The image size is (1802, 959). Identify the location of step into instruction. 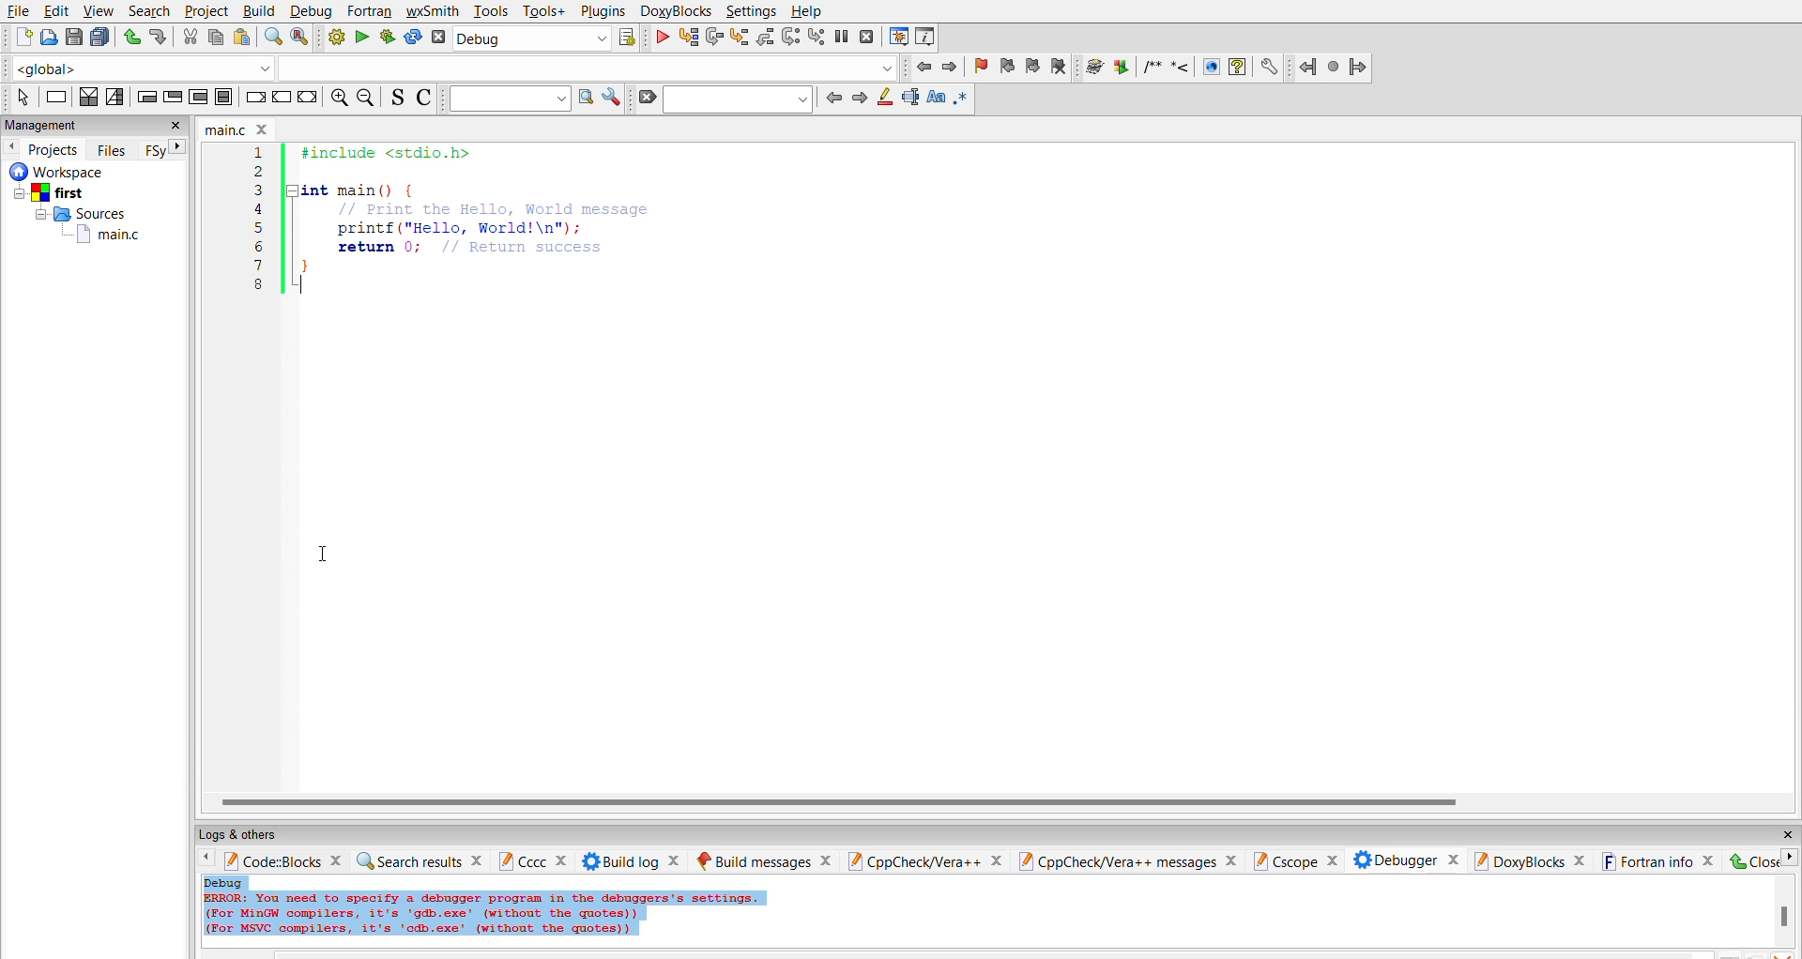
(818, 36).